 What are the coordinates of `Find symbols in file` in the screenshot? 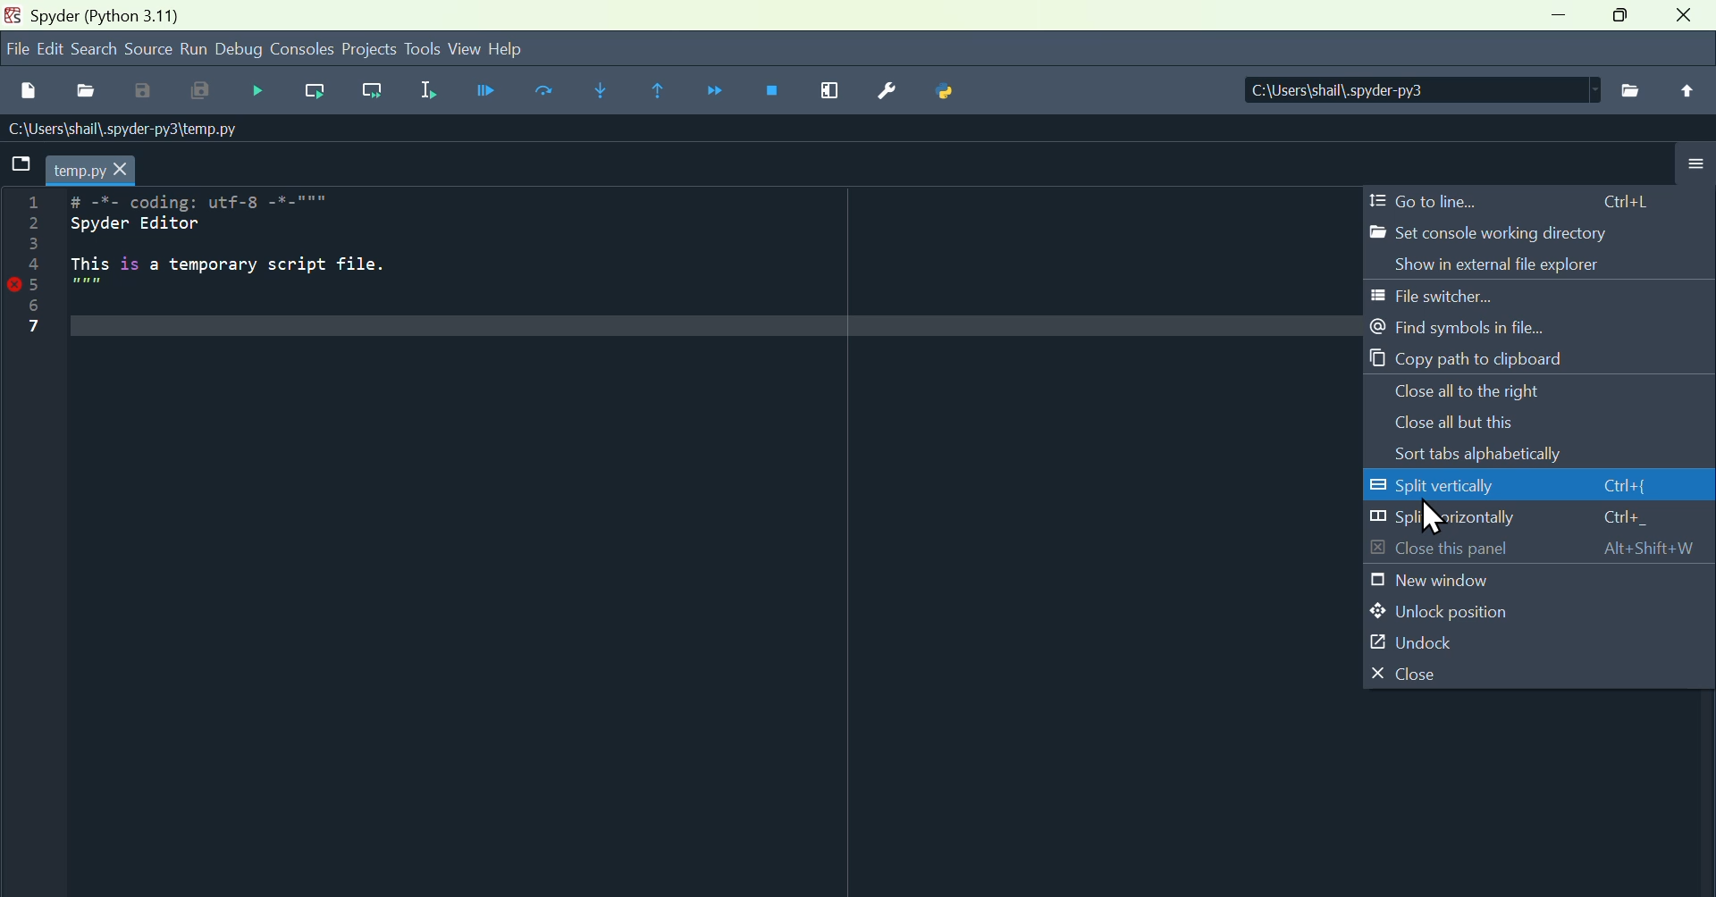 It's located at (1502, 327).